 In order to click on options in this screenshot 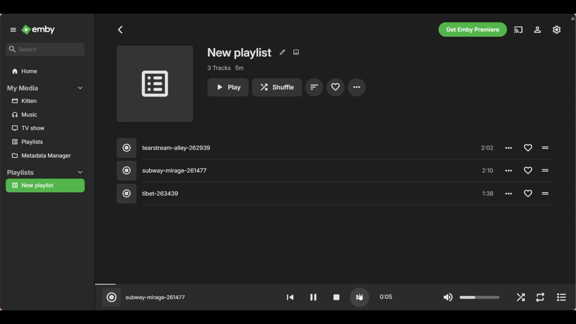, I will do `click(509, 171)`.